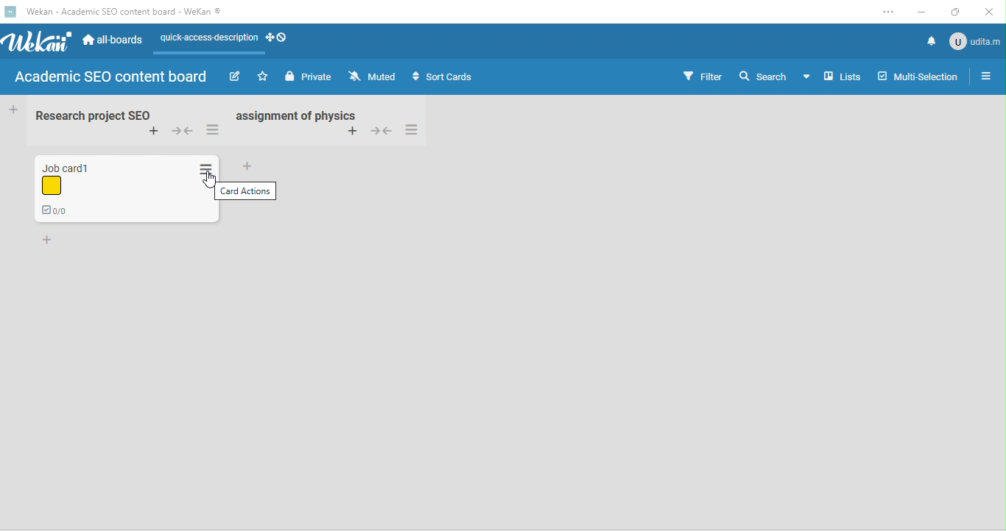 This screenshot has width=1006, height=531. I want to click on private, so click(310, 77).